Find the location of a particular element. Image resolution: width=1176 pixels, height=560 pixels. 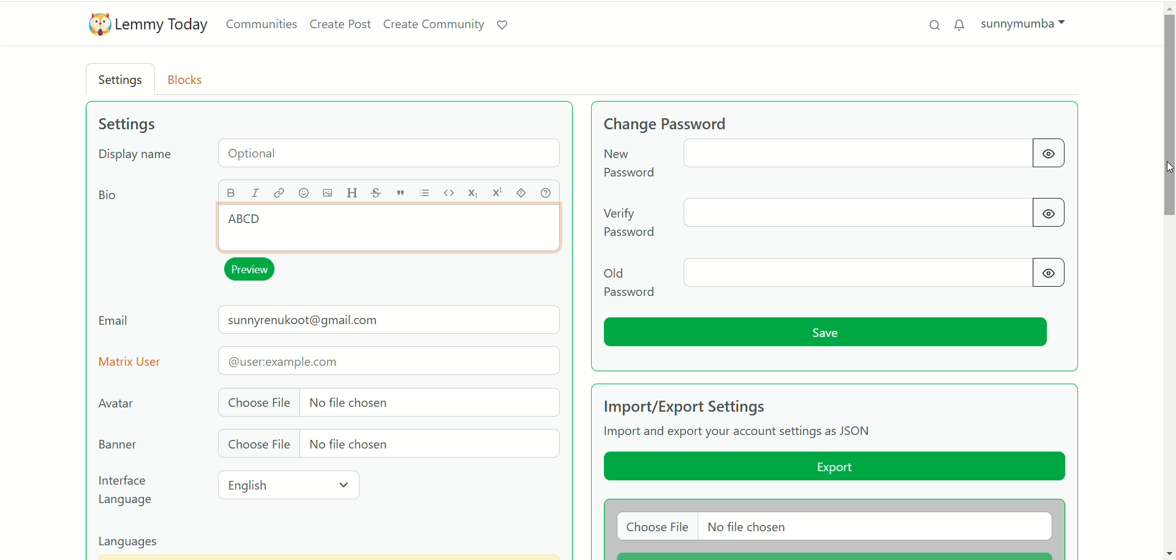

import/export settings is located at coordinates (710, 406).